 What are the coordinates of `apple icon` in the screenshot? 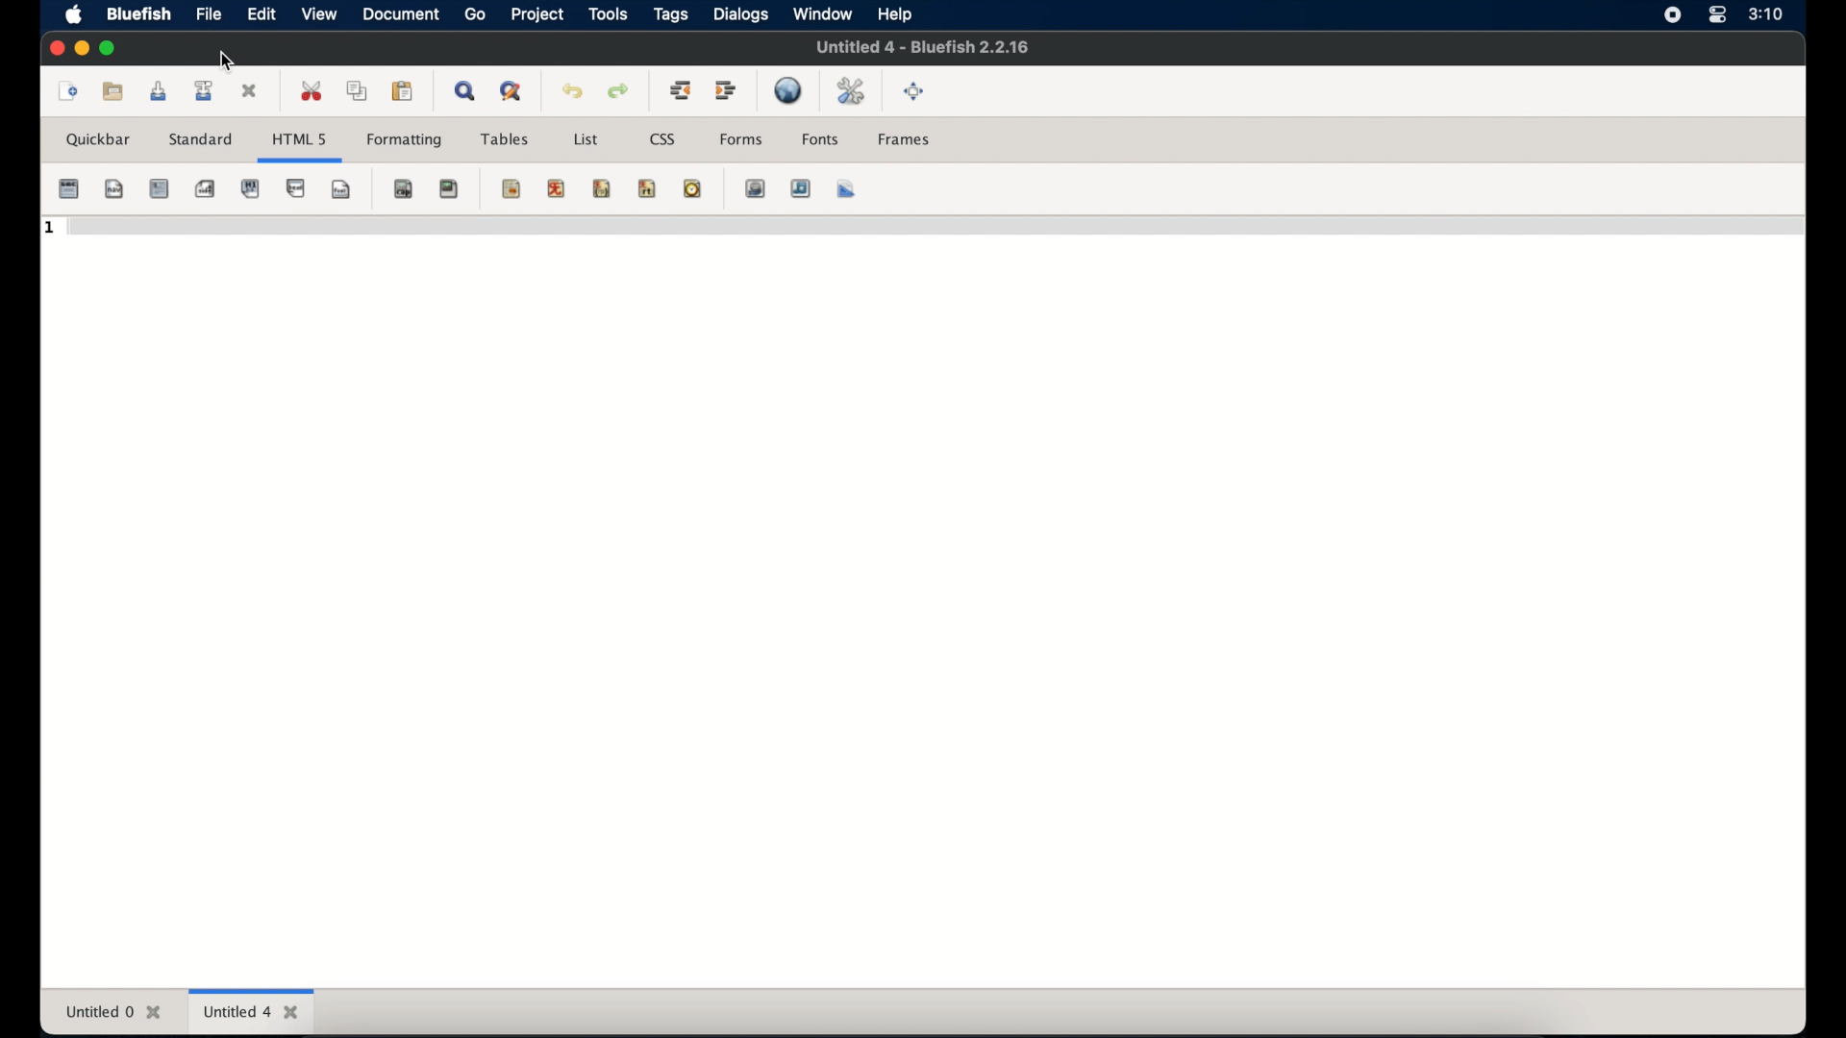 It's located at (74, 16).